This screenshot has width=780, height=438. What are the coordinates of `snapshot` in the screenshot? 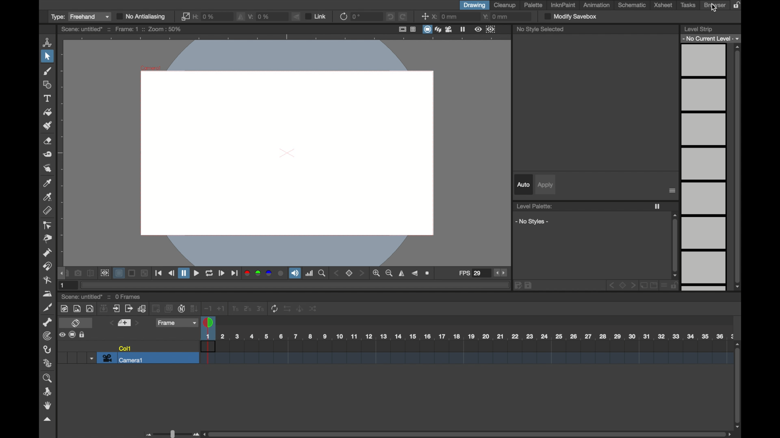 It's located at (77, 273).